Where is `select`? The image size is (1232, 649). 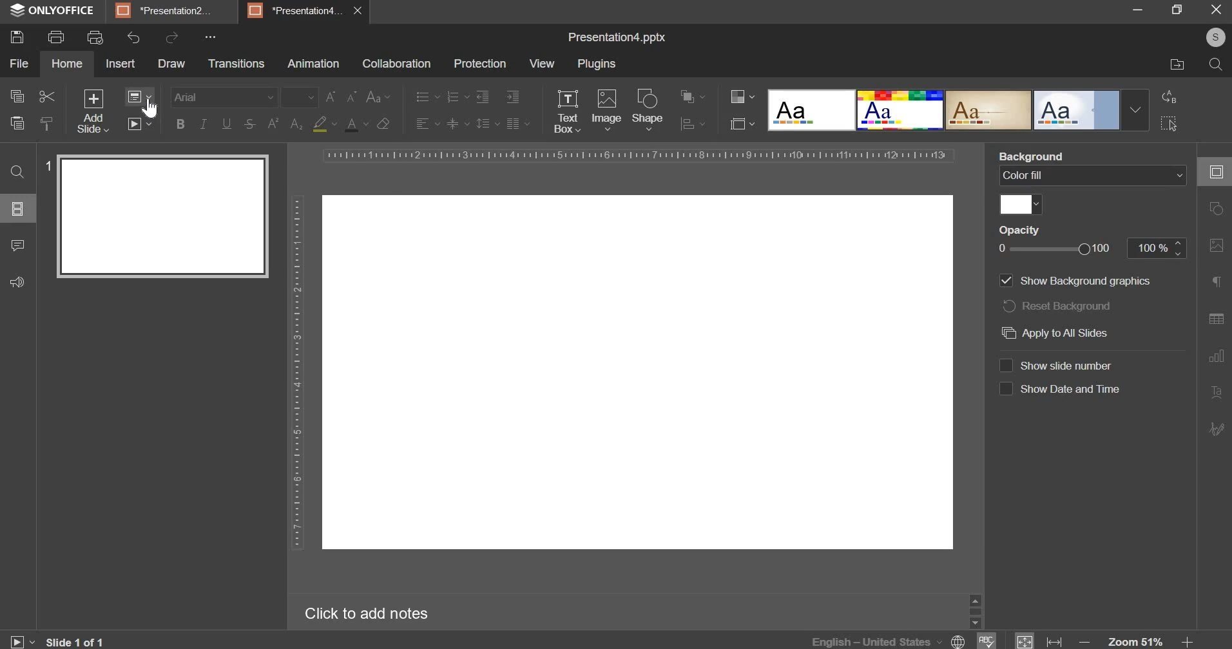 select is located at coordinates (1168, 122).